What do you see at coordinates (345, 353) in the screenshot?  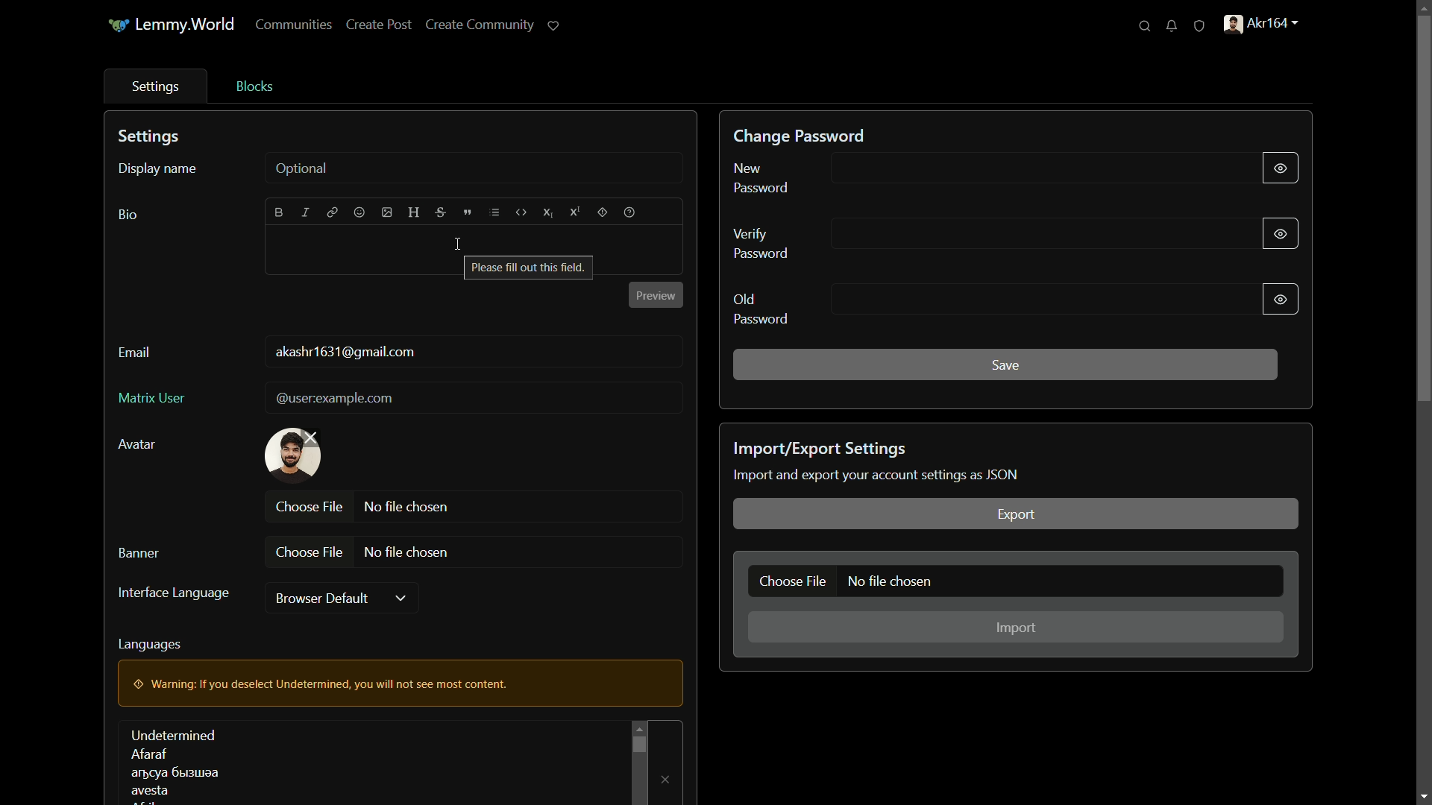 I see `user mail` at bounding box center [345, 353].